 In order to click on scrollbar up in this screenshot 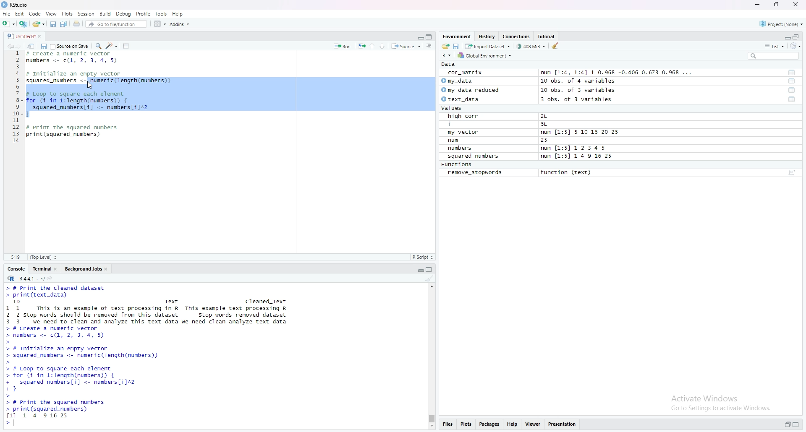, I will do `click(431, 286)`.